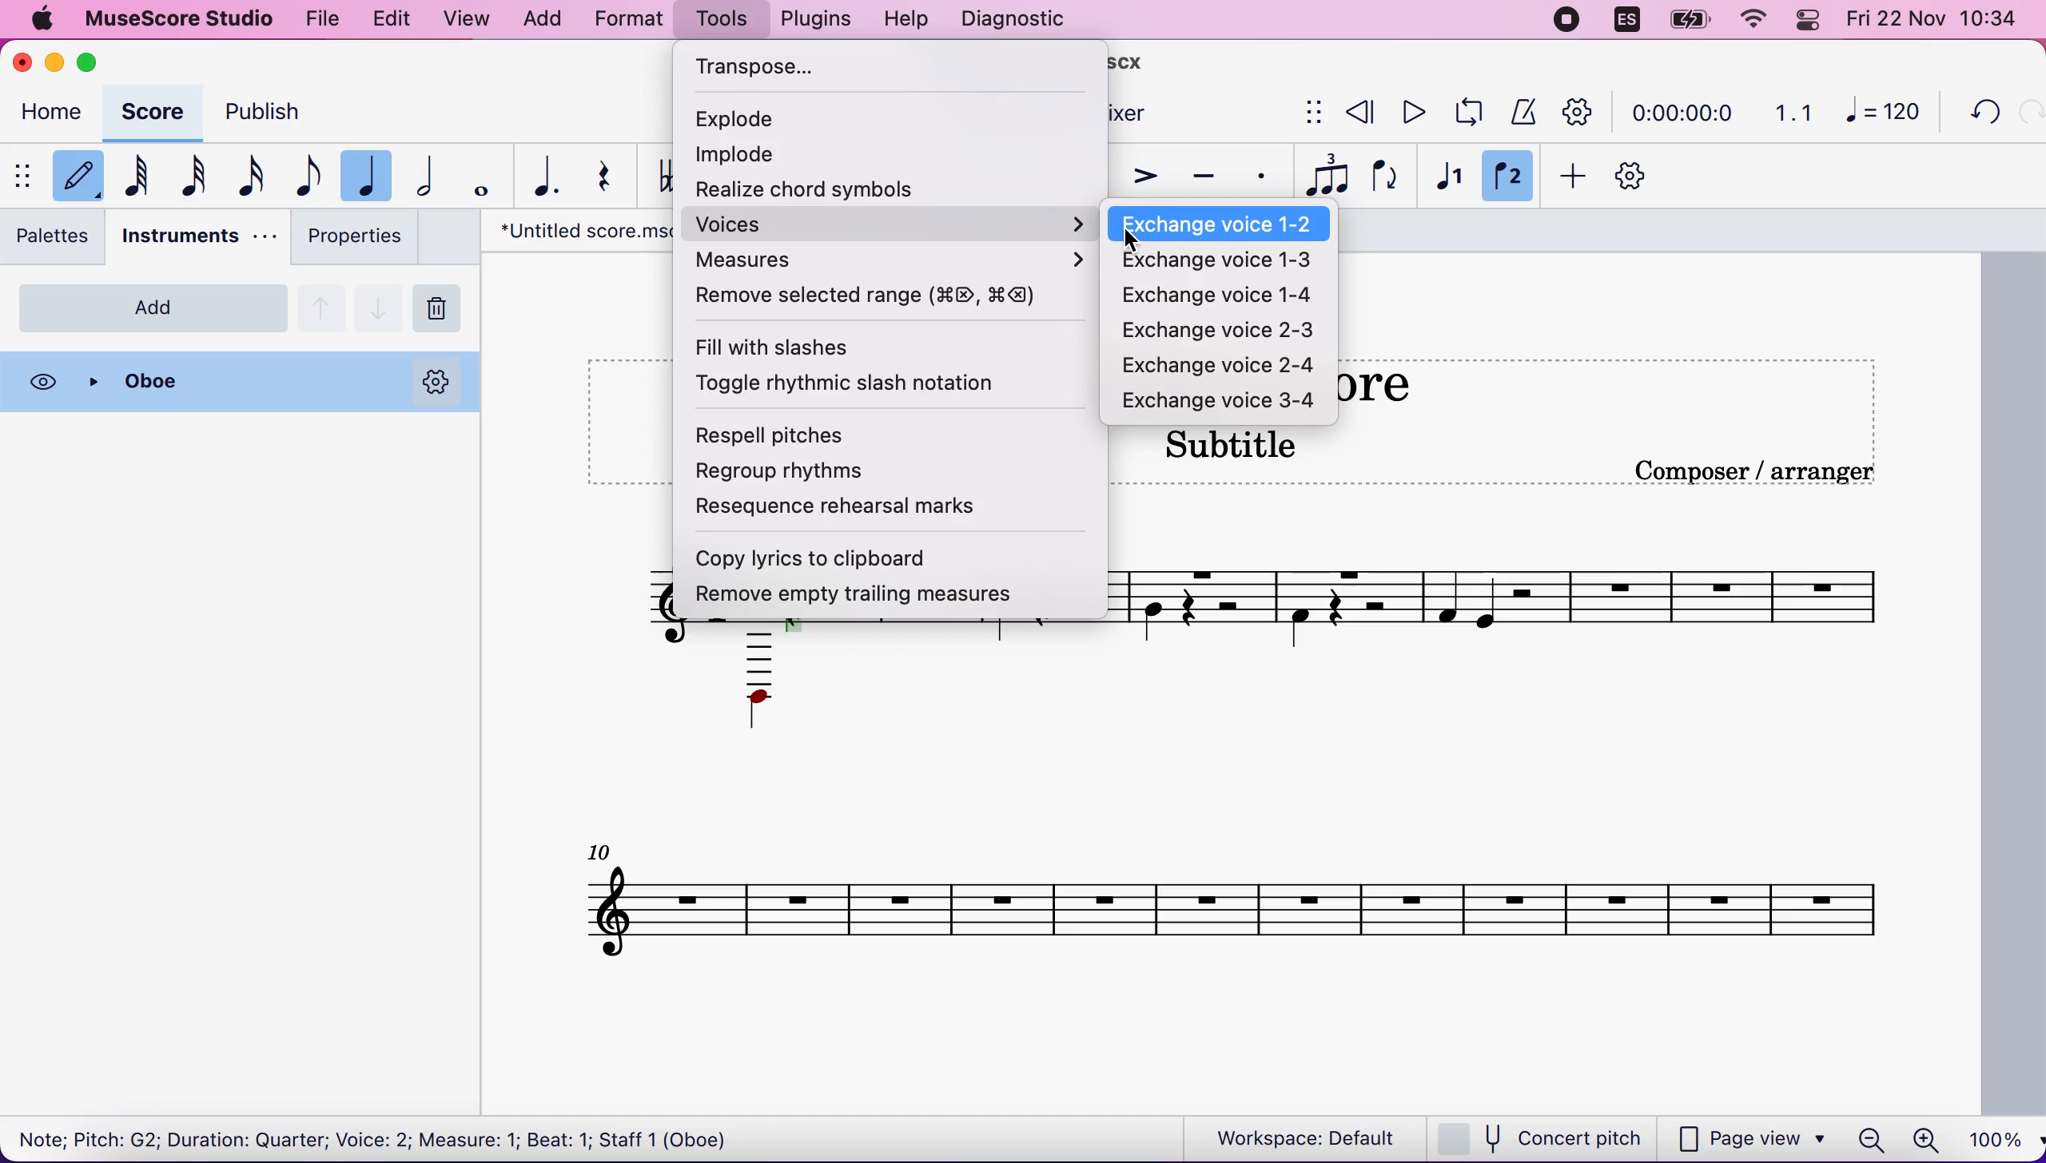 Image resolution: width=2046 pixels, height=1163 pixels. I want to click on publish, so click(273, 111).